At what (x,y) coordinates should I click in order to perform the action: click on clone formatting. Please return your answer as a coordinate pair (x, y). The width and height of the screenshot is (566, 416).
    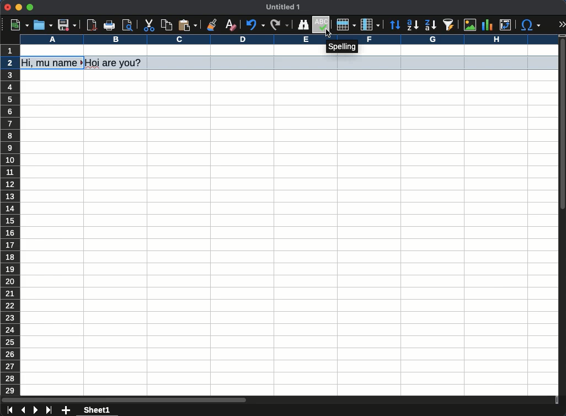
    Looking at the image, I should click on (211, 24).